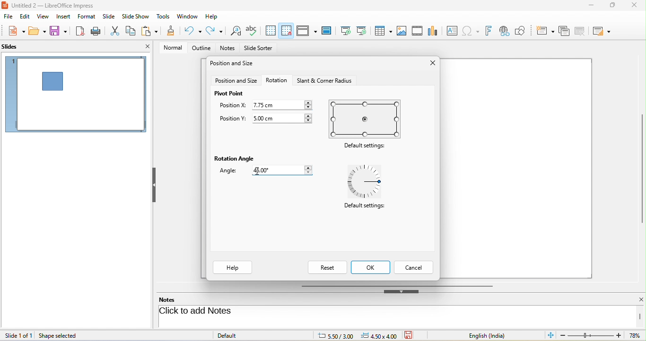  What do you see at coordinates (277, 80) in the screenshot?
I see `rotation` at bounding box center [277, 80].